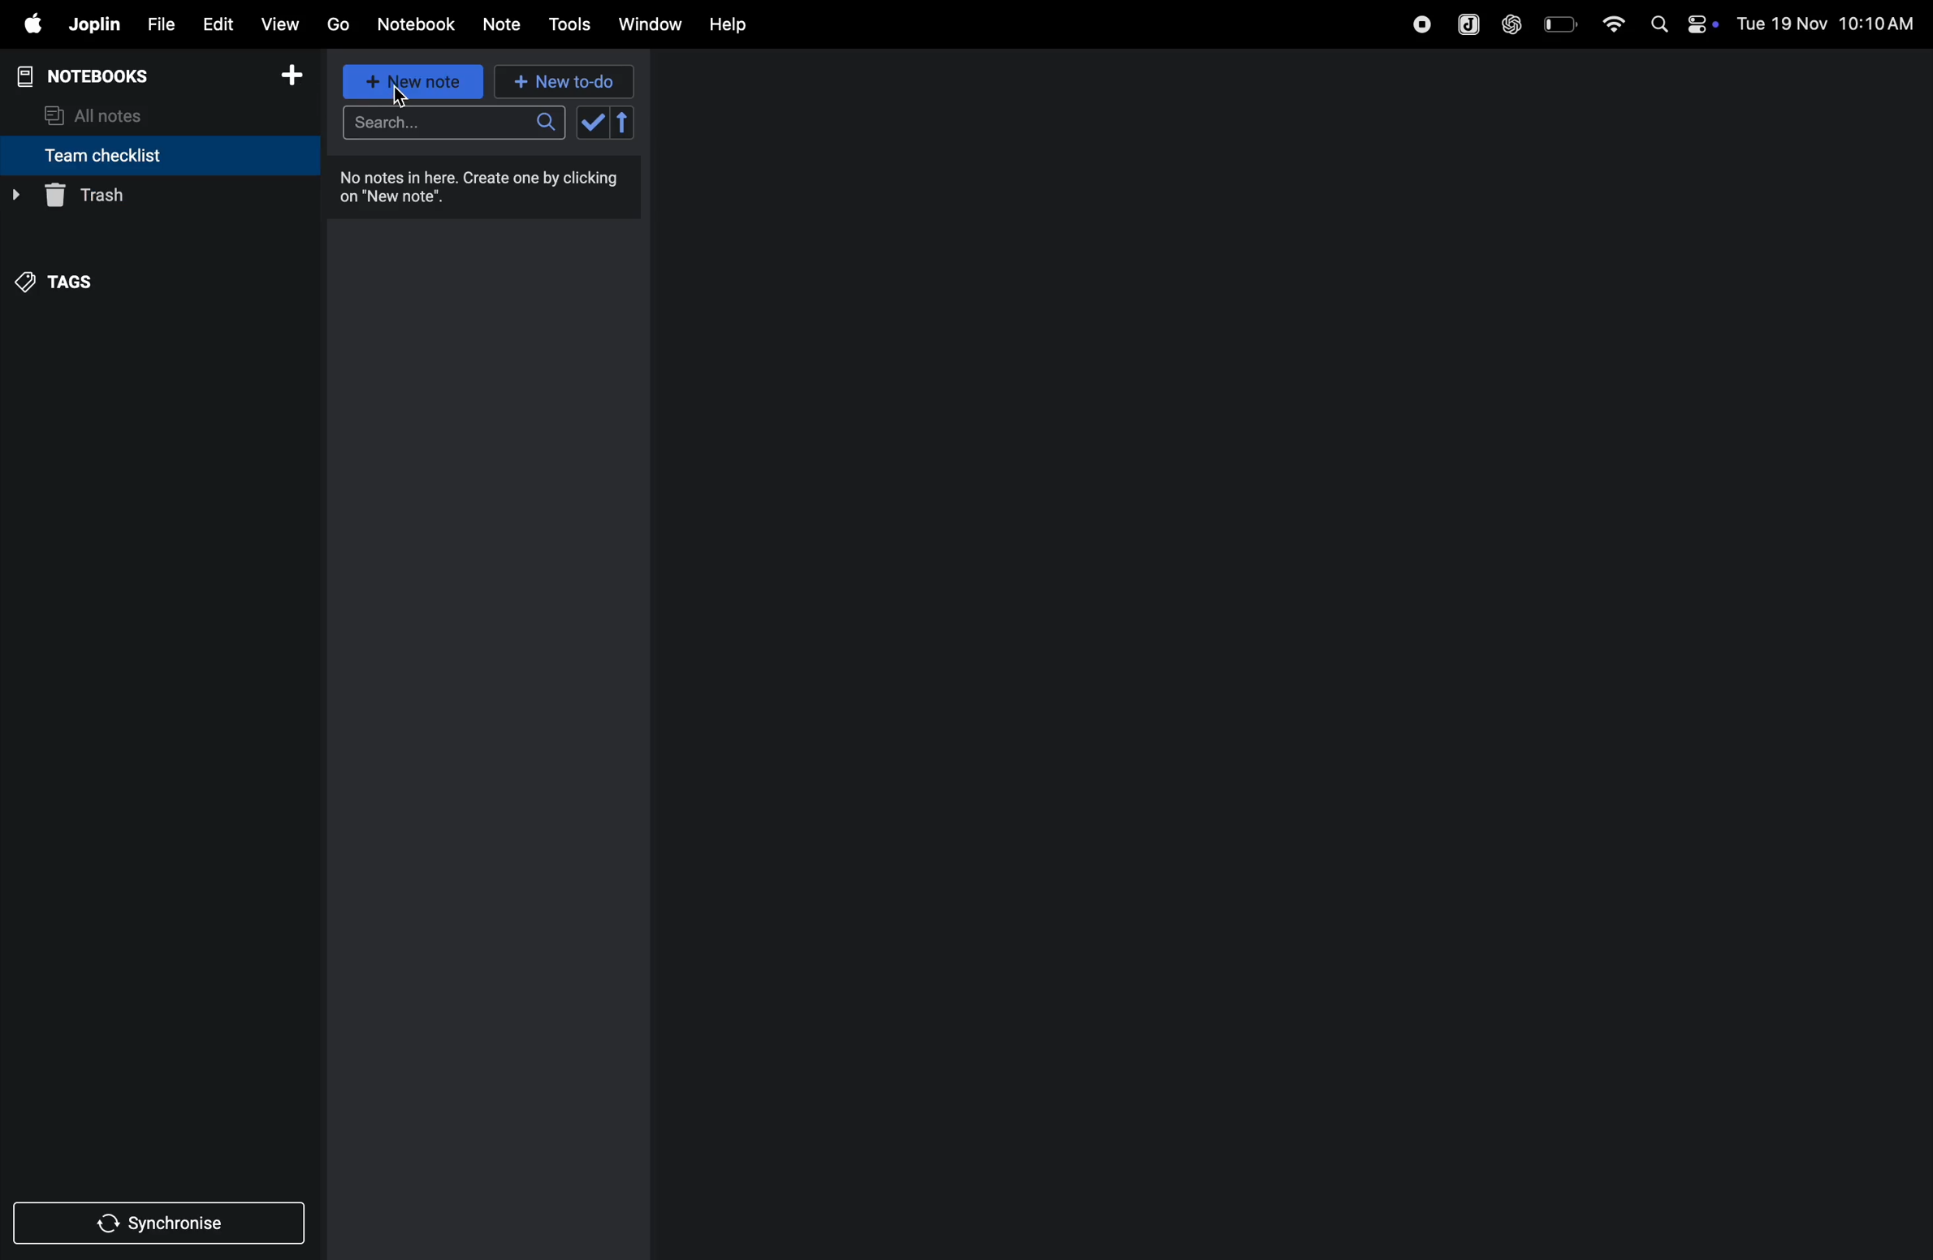  Describe the element at coordinates (154, 196) in the screenshot. I see `trash` at that location.